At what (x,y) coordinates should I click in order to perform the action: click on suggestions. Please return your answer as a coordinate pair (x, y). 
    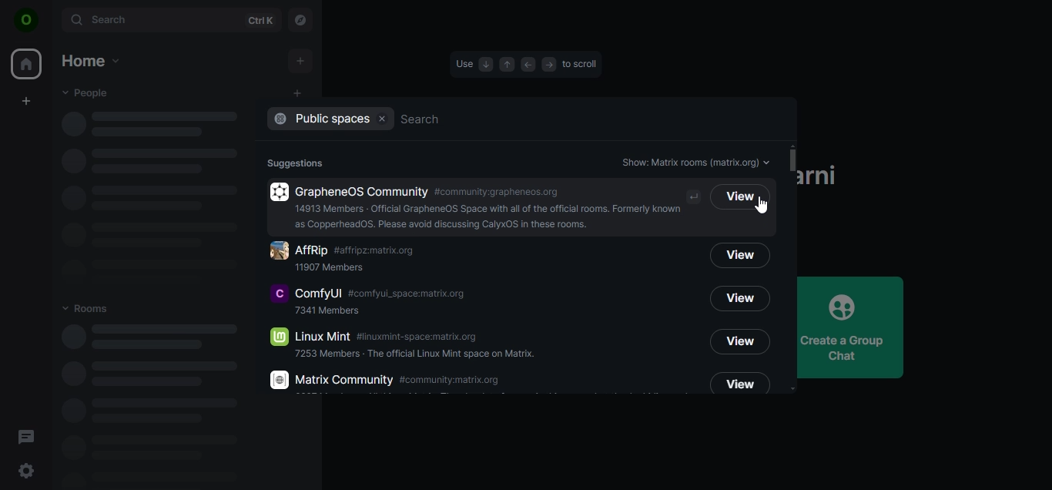
    Looking at the image, I should click on (300, 162).